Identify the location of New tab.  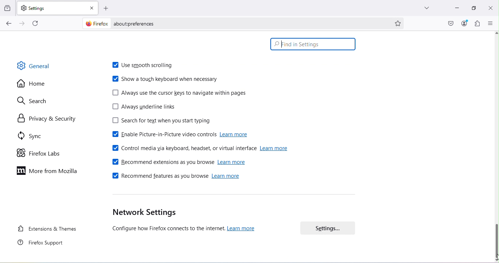
(52, 8).